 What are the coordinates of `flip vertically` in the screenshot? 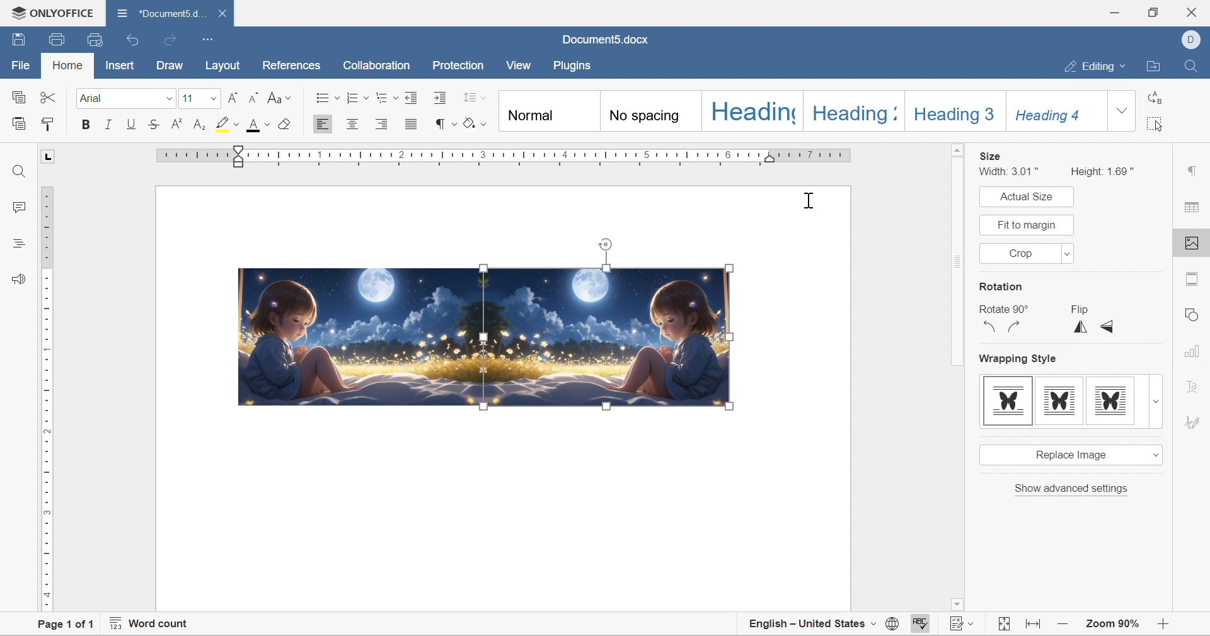 It's located at (1081, 327).